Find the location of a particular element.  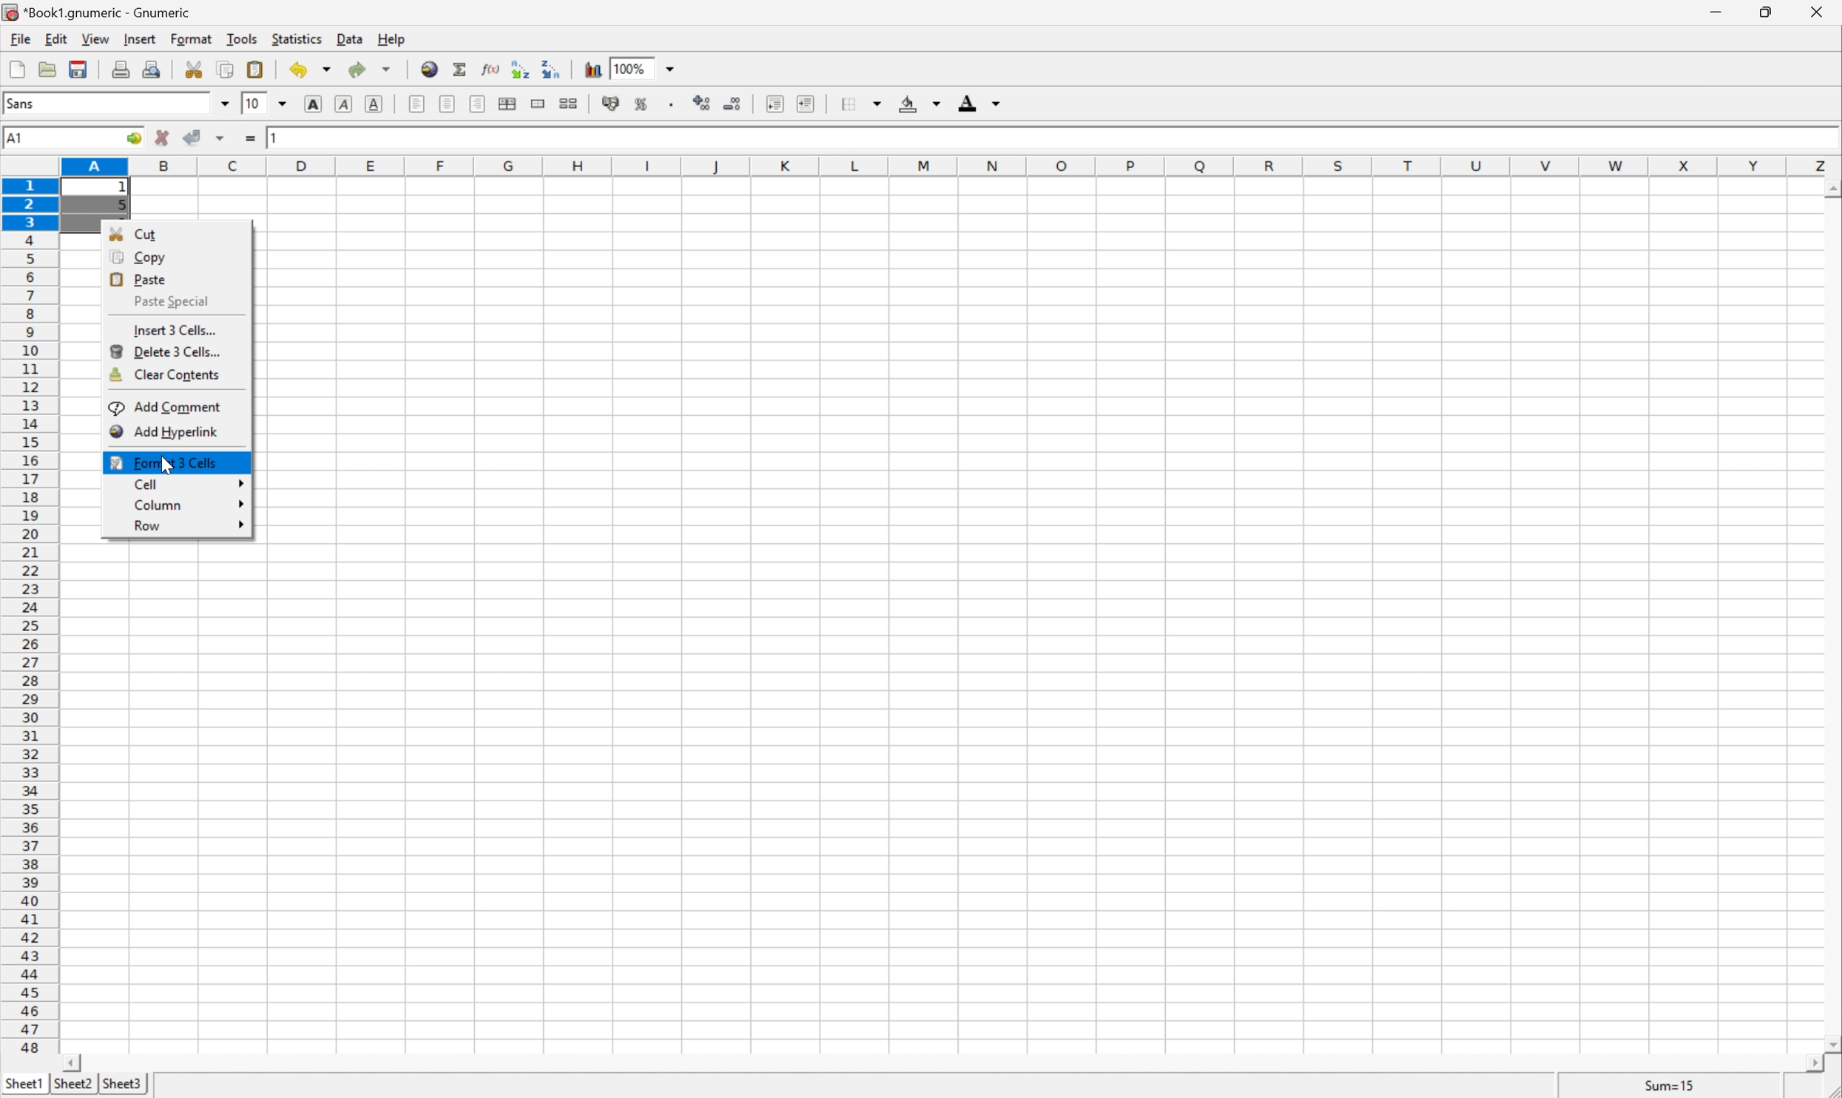

Sort the selected region in descending order based on the first column selected is located at coordinates (552, 67).